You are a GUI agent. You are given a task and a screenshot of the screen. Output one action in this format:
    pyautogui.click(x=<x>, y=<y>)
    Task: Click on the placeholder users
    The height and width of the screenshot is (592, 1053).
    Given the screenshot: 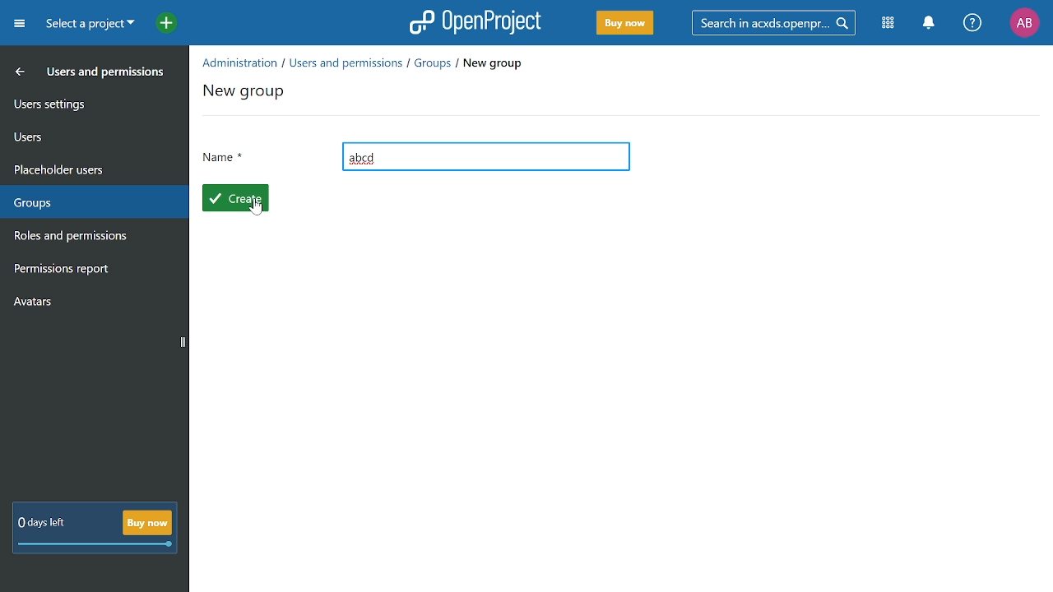 What is the action you would take?
    pyautogui.click(x=84, y=169)
    